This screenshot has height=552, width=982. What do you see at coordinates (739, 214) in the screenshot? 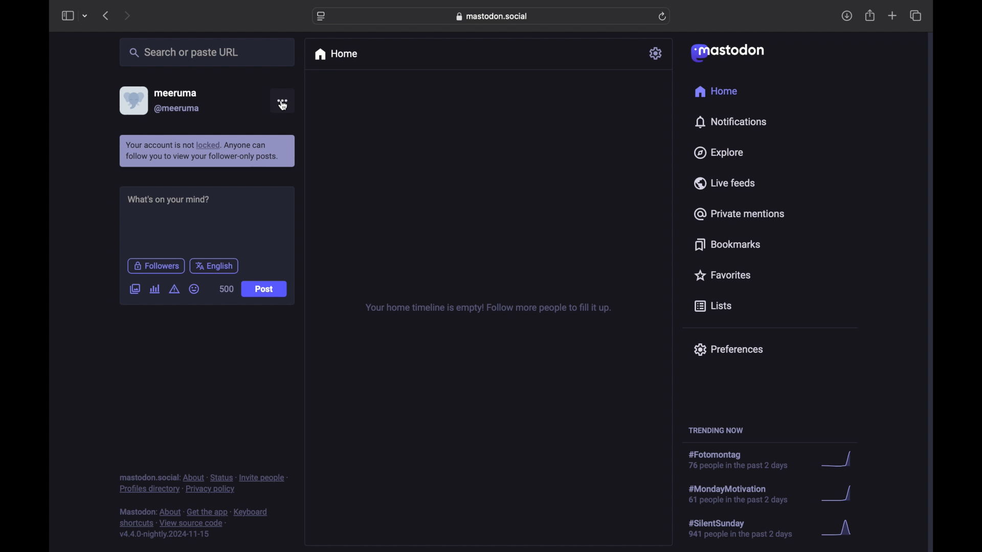
I see `private mentions` at bounding box center [739, 214].